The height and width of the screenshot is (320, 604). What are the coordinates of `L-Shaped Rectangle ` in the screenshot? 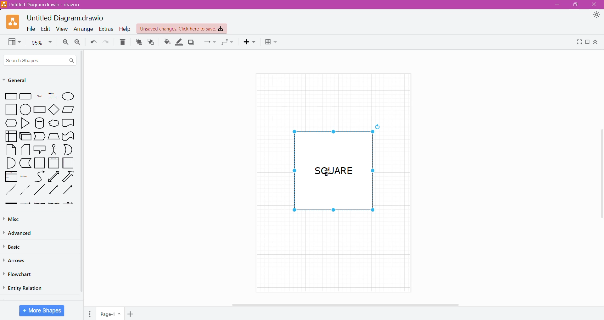 It's located at (25, 163).